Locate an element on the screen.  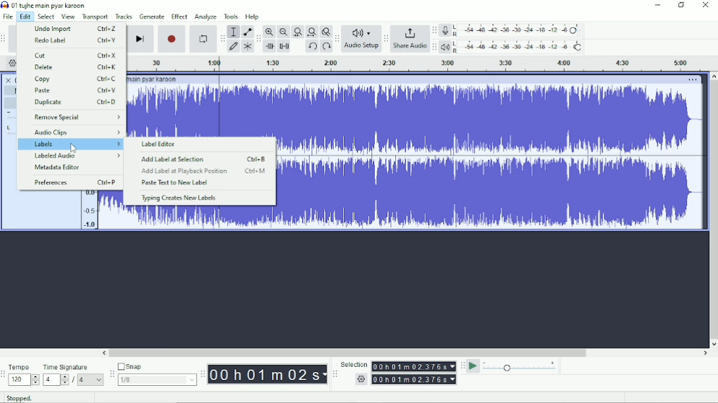
Analyze is located at coordinates (206, 17).